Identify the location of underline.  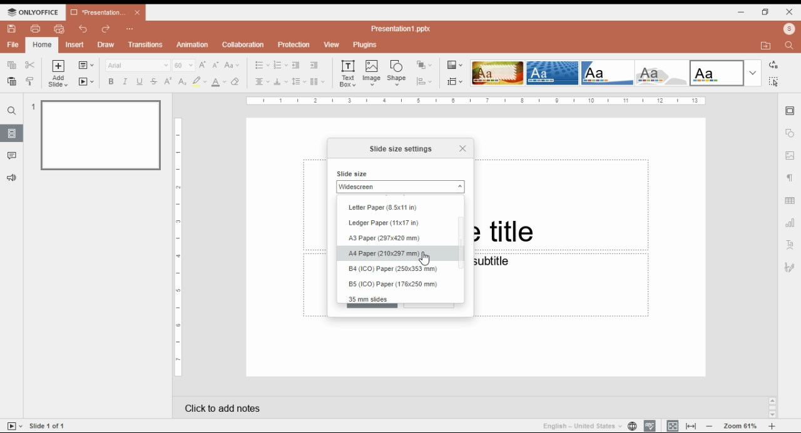
(139, 81).